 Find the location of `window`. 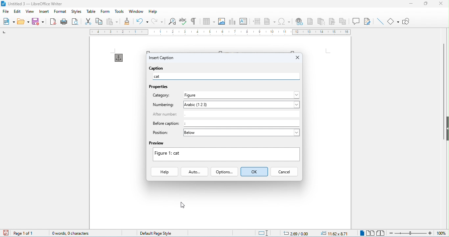

window is located at coordinates (136, 11).